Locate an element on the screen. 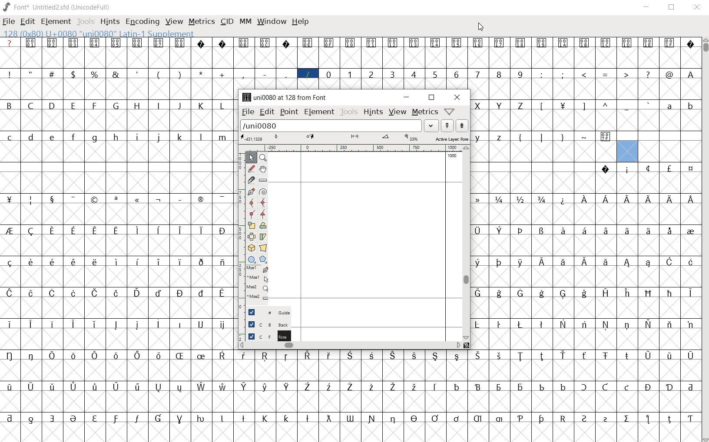  glyph is located at coordinates (563, 419).